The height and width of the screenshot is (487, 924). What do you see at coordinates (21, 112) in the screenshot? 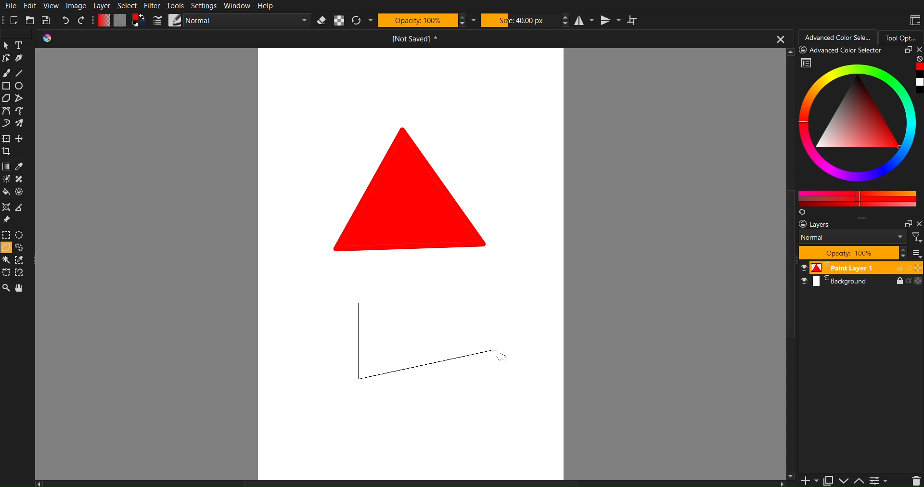
I see `Free shape` at bounding box center [21, 112].